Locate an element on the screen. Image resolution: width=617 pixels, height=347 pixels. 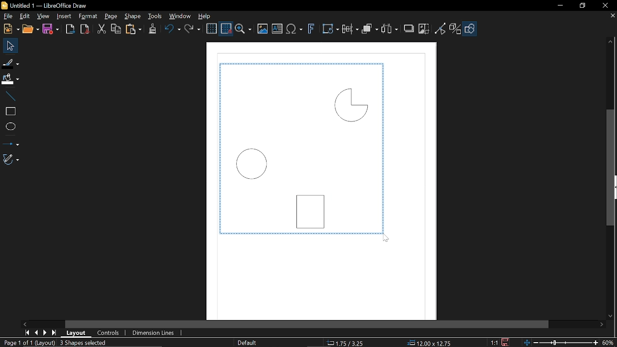
12.00x12.75 (object size) is located at coordinates (429, 343).